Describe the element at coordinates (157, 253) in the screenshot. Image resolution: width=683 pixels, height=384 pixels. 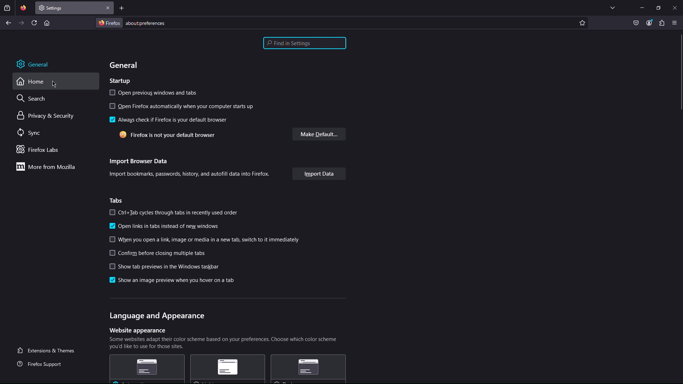
I see `Confirm before closing multiple tabs` at that location.